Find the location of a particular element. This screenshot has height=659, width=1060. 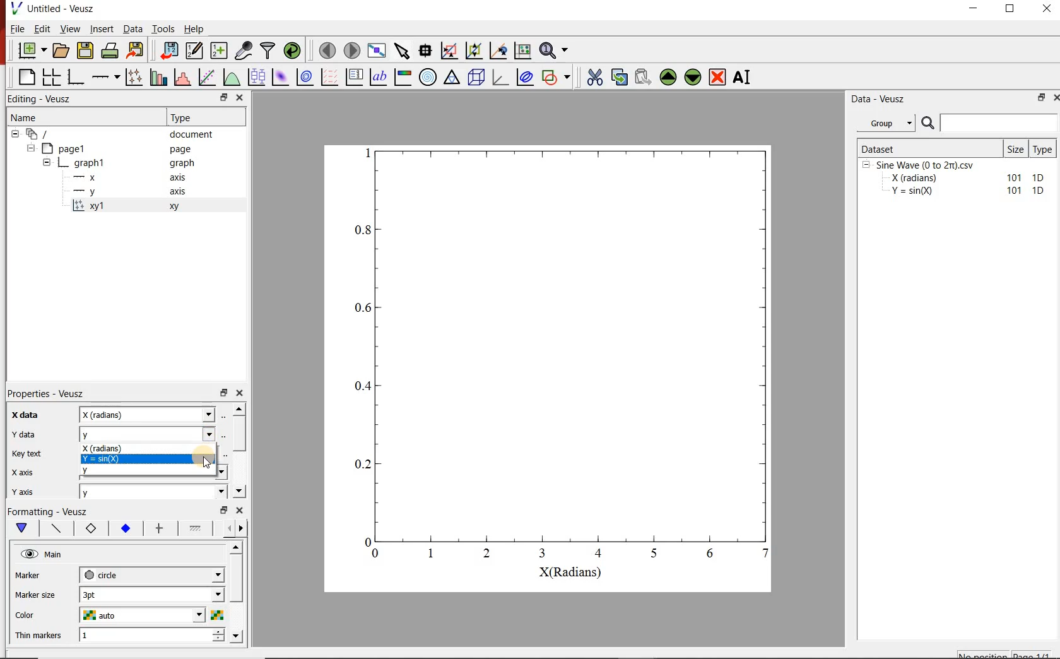

print is located at coordinates (111, 51).